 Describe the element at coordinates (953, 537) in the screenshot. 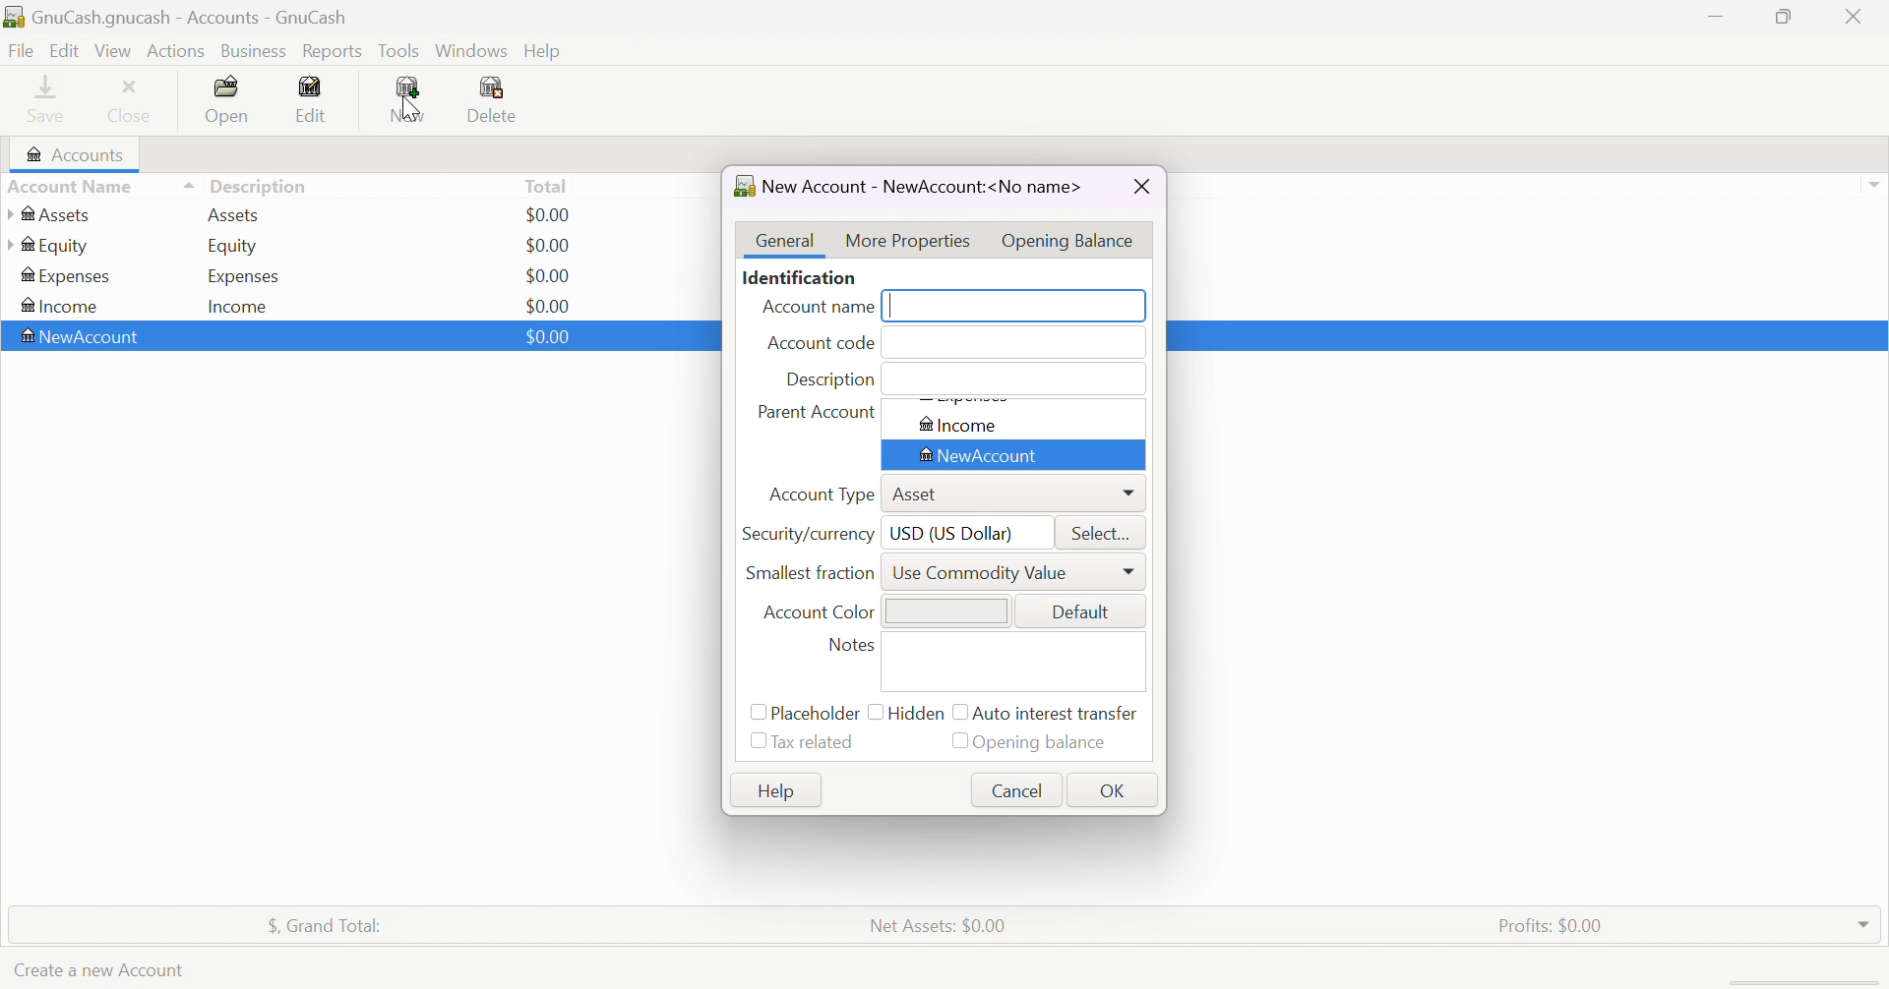

I see `USD (US Dollar)` at that location.